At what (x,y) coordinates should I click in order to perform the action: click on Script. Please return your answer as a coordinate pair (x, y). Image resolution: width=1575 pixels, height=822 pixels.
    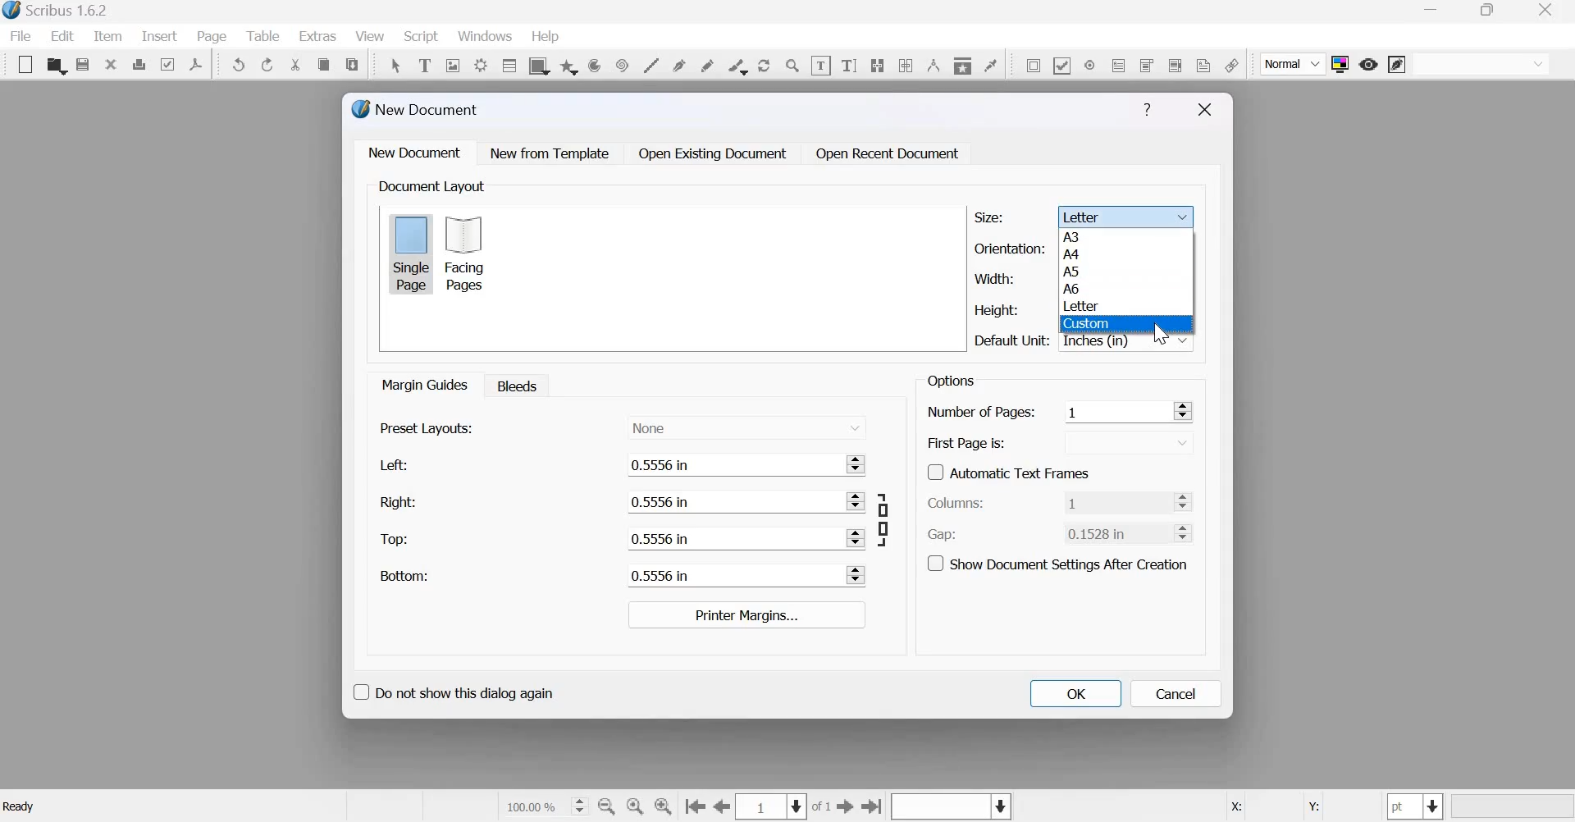
    Looking at the image, I should click on (420, 37).